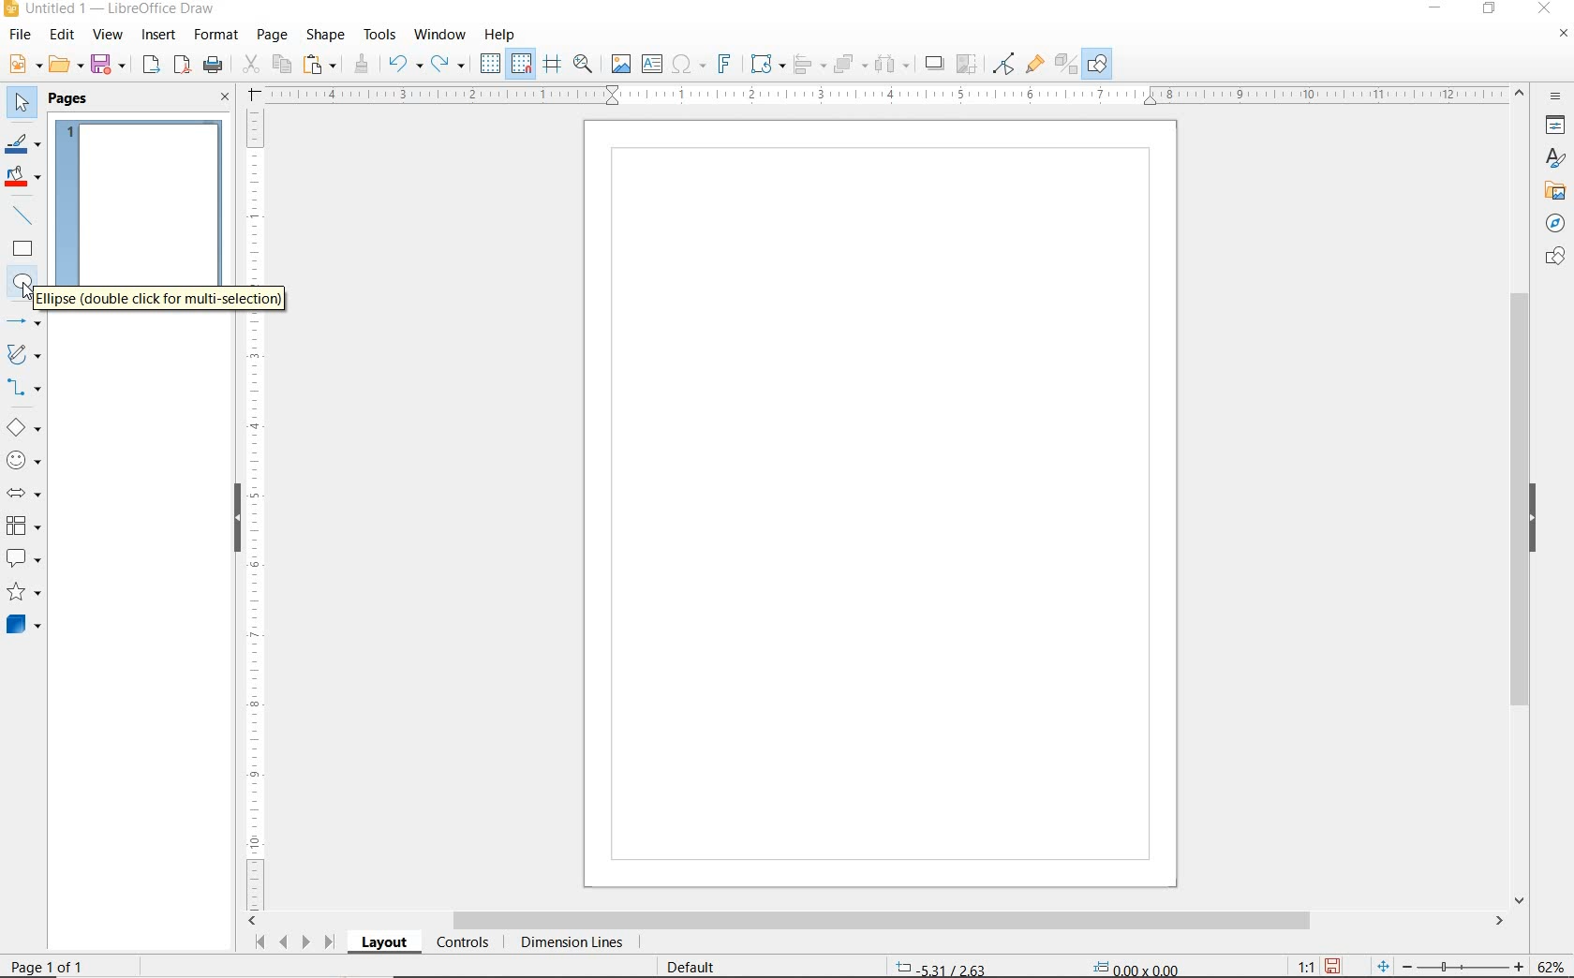  What do you see at coordinates (893, 63) in the screenshot?
I see `SELECT AT LEAST 3 OBJECTS TO DISTRIBUTE` at bounding box center [893, 63].